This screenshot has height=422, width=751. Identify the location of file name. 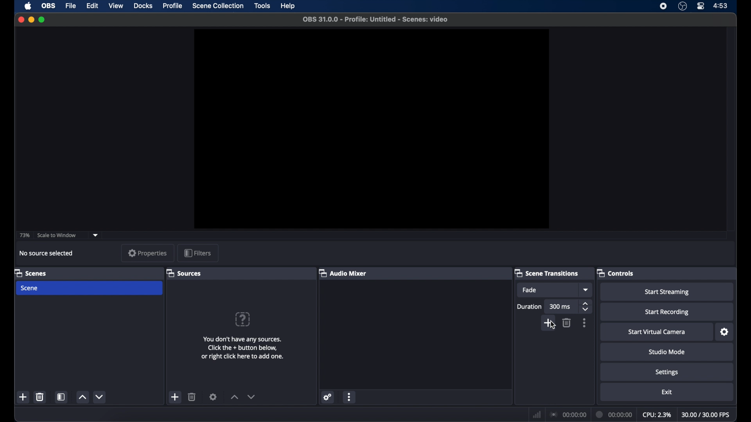
(376, 20).